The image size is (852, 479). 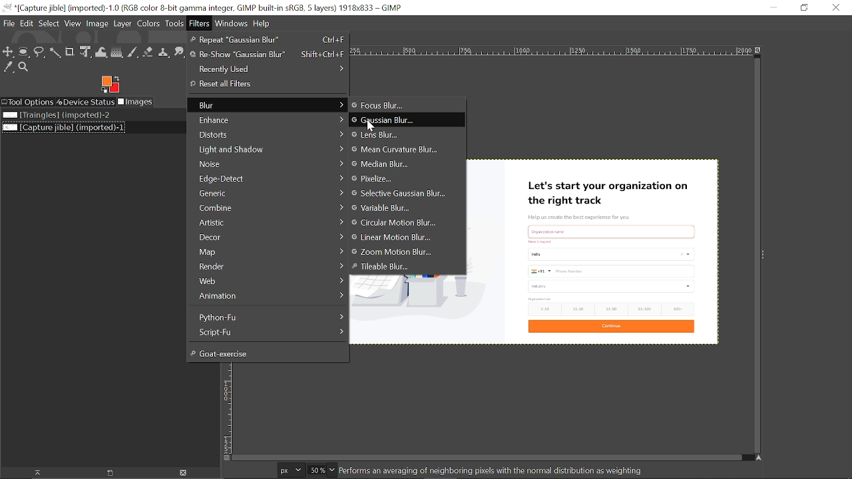 I want to click on Windows, so click(x=232, y=23).